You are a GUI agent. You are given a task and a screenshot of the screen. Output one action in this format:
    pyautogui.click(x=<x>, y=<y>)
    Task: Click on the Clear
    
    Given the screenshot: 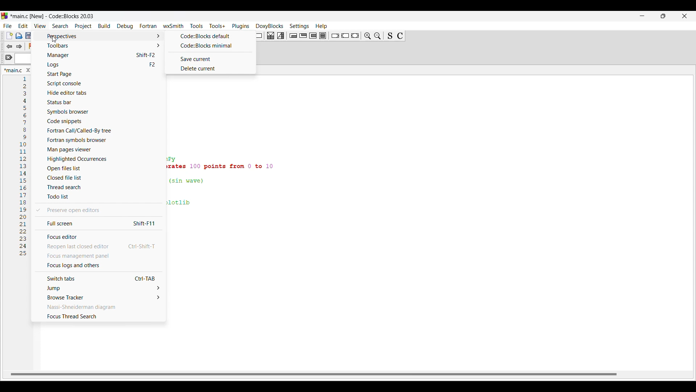 What is the action you would take?
    pyautogui.click(x=9, y=57)
    